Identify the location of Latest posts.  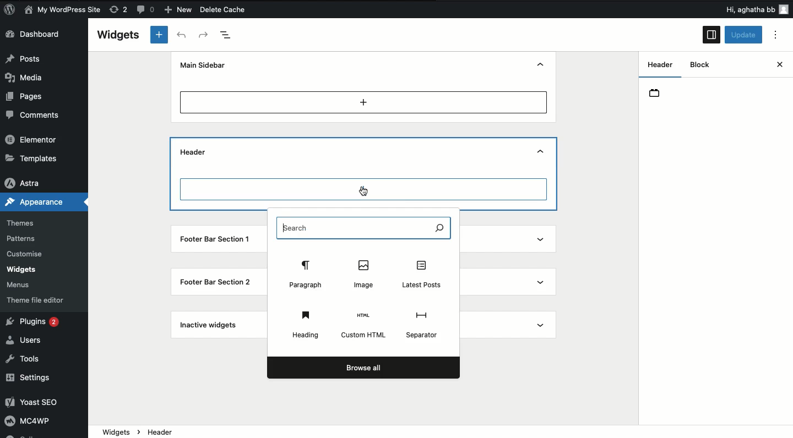
(421, 275).